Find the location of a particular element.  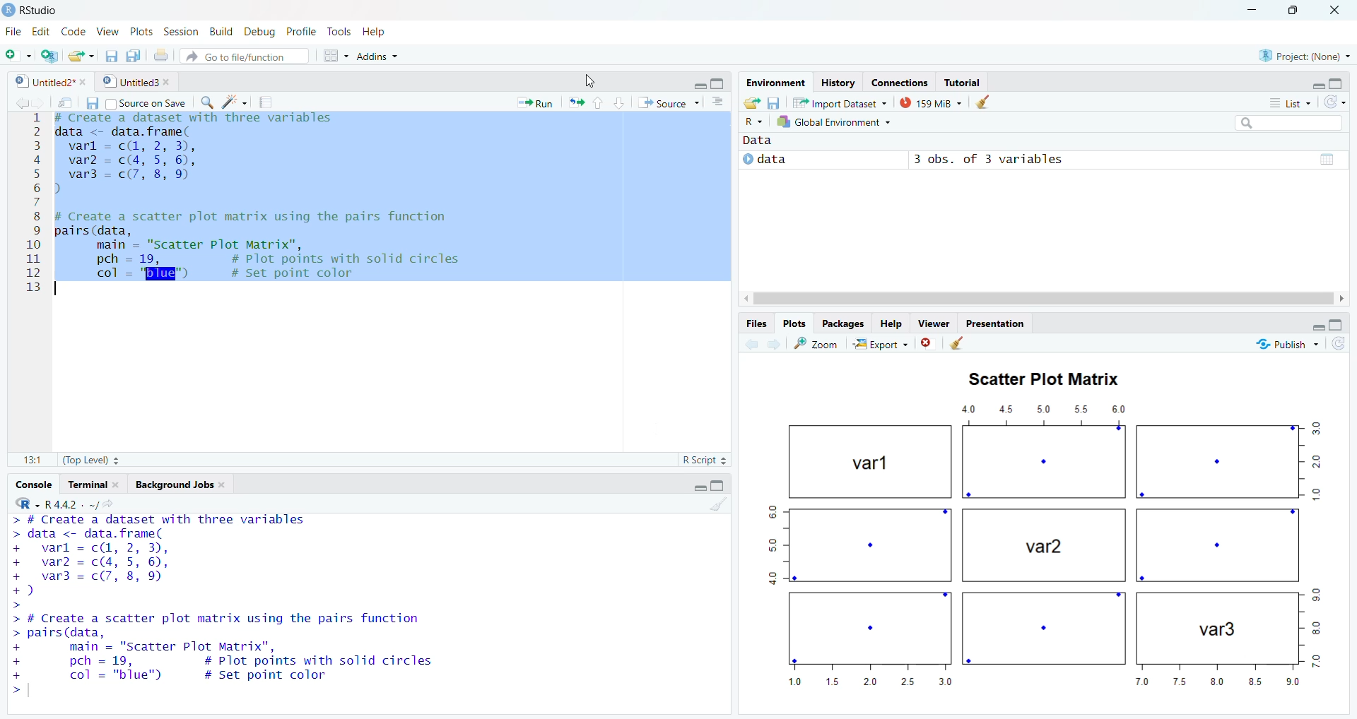

Complie report is located at coordinates (269, 102).